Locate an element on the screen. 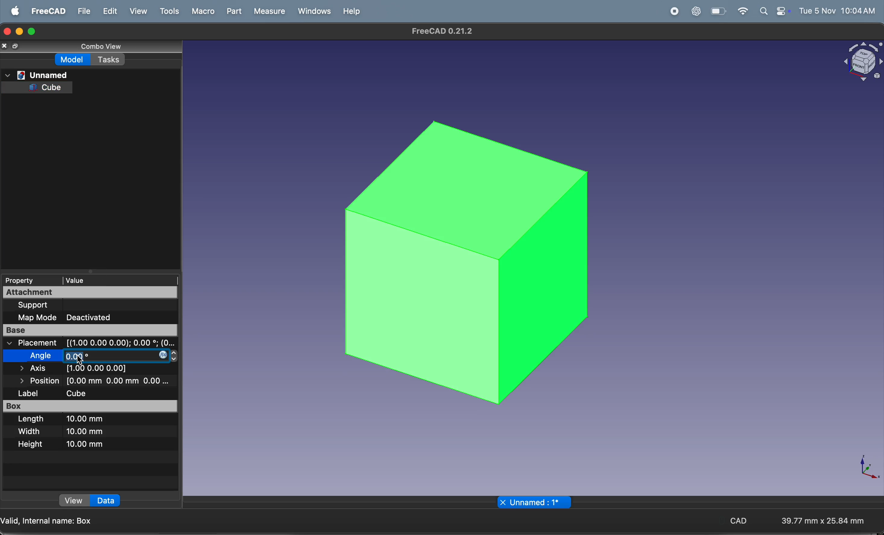 Image resolution: width=884 pixels, height=535 pixels. 10mm is located at coordinates (90, 433).